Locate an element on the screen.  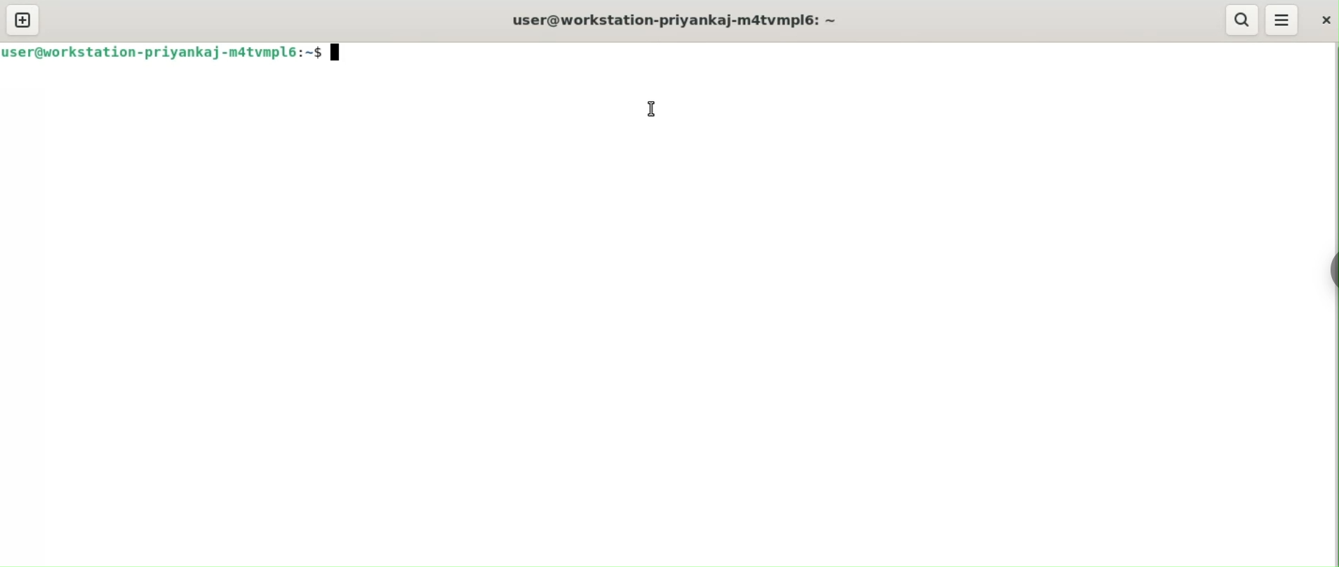
search is located at coordinates (1241, 20).